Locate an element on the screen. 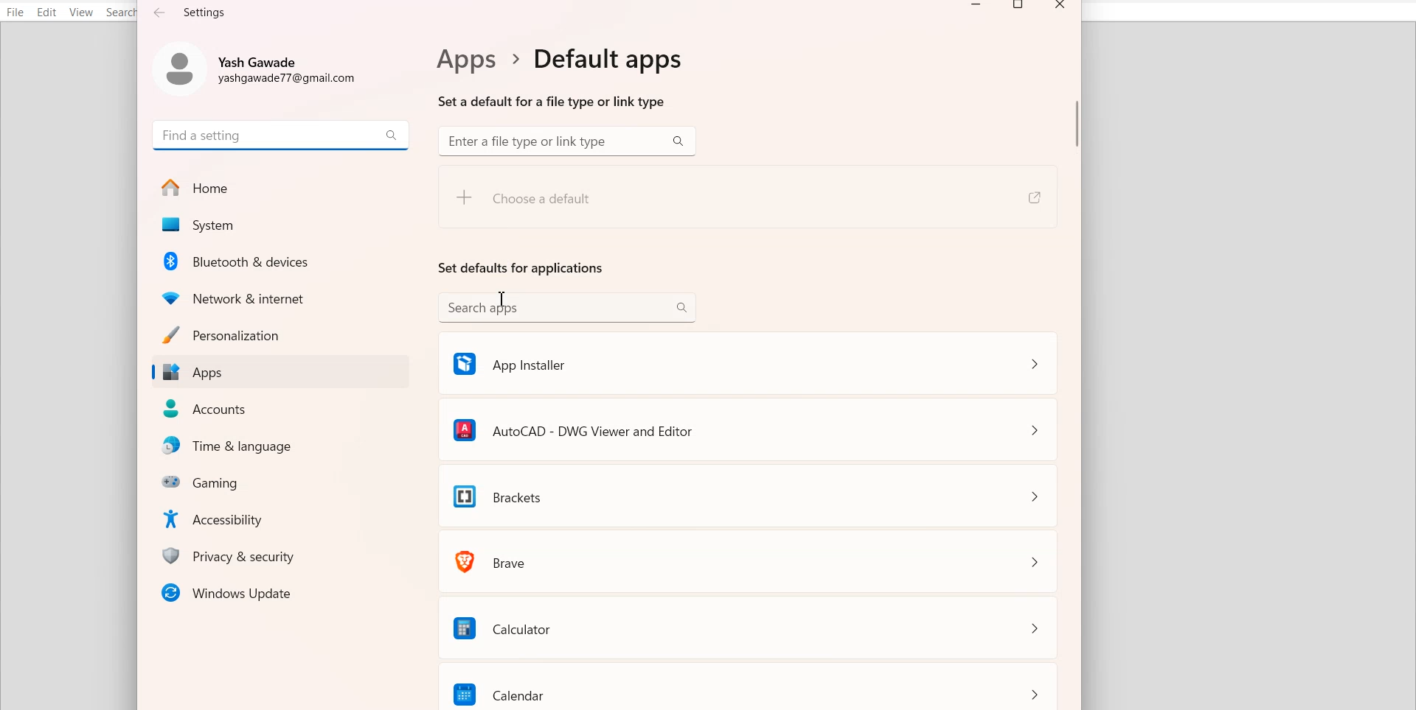 The width and height of the screenshot is (1416, 710). Vertical scroll bar is located at coordinates (1076, 365).